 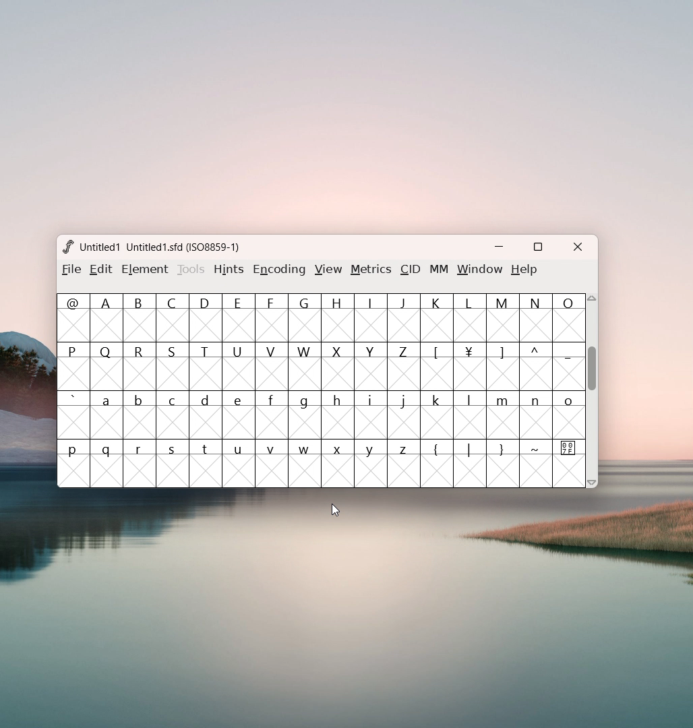 What do you see at coordinates (73, 318) in the screenshot?
I see `@` at bounding box center [73, 318].